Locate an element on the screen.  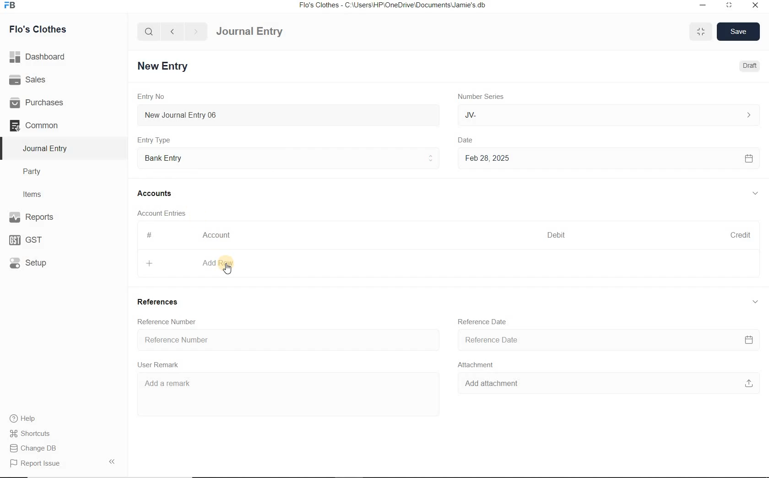
Collpase is located at coordinates (112, 461).